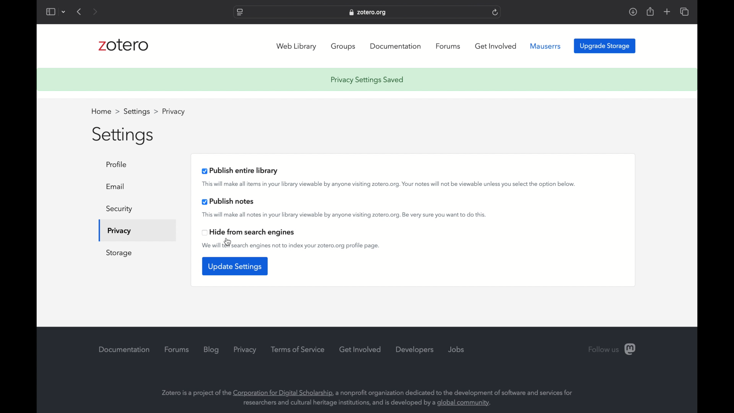 Image resolution: width=734 pixels, height=413 pixels. I want to click on add, so click(667, 11).